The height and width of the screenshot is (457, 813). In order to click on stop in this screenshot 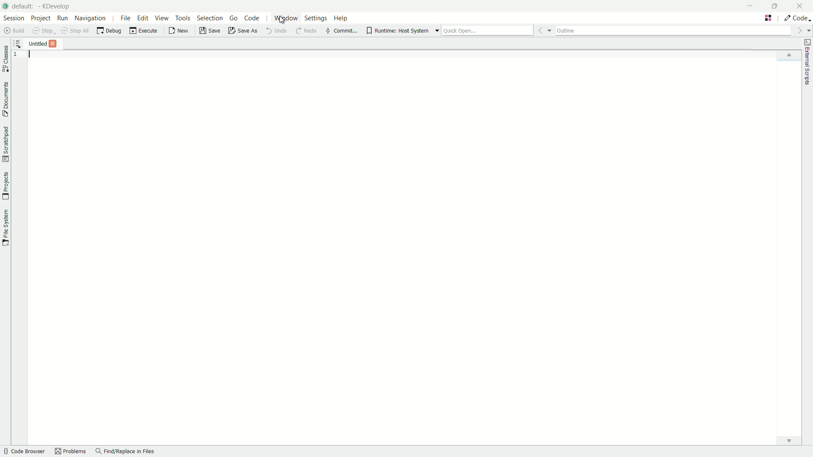, I will do `click(43, 30)`.